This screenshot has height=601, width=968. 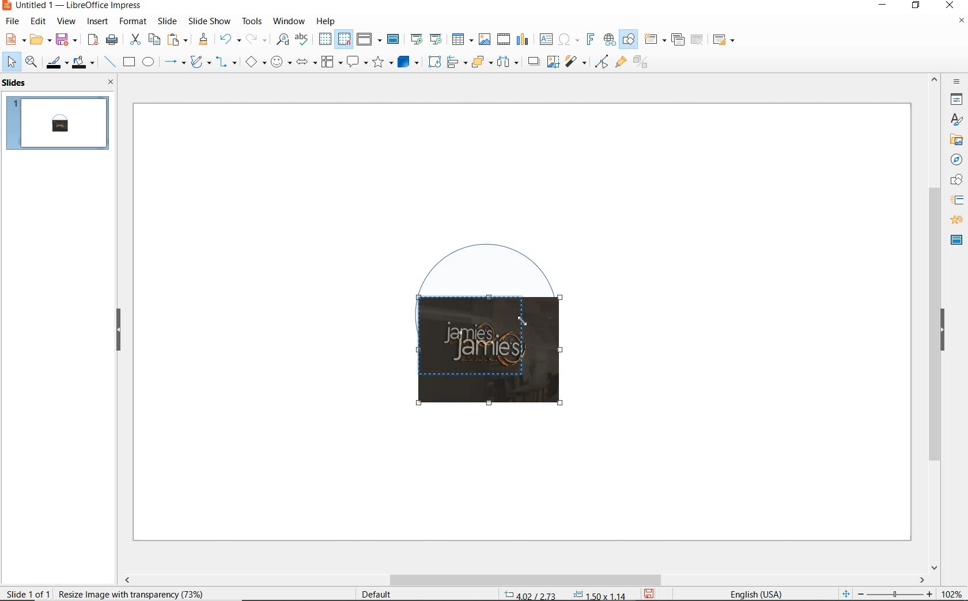 I want to click on curves & polygons, so click(x=200, y=62).